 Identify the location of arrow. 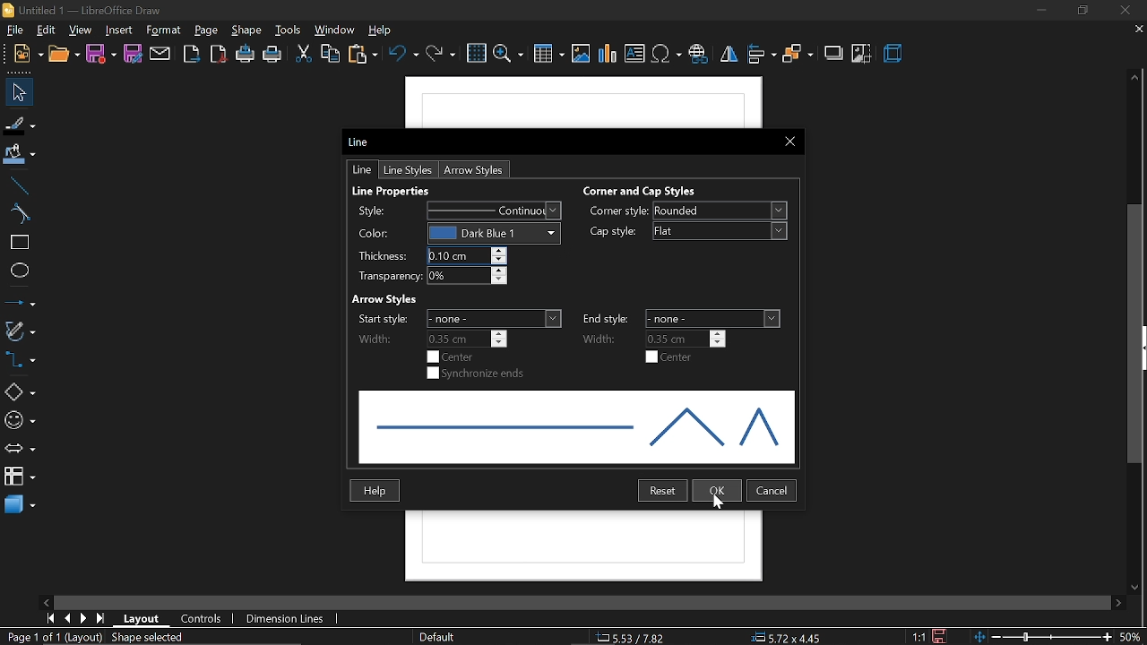
(479, 169).